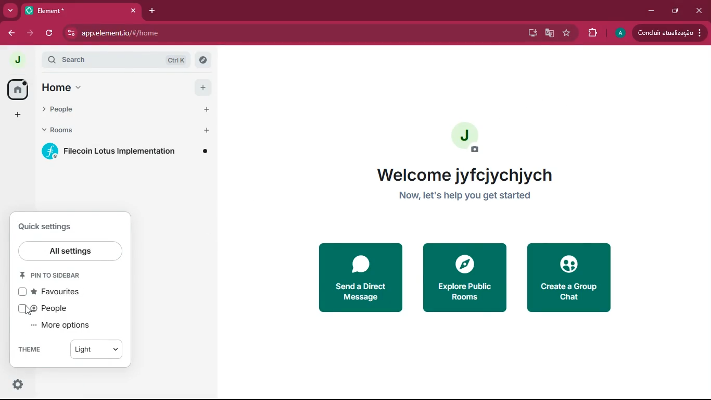 This screenshot has width=711, height=400. What do you see at coordinates (549, 33) in the screenshot?
I see `google translate` at bounding box center [549, 33].